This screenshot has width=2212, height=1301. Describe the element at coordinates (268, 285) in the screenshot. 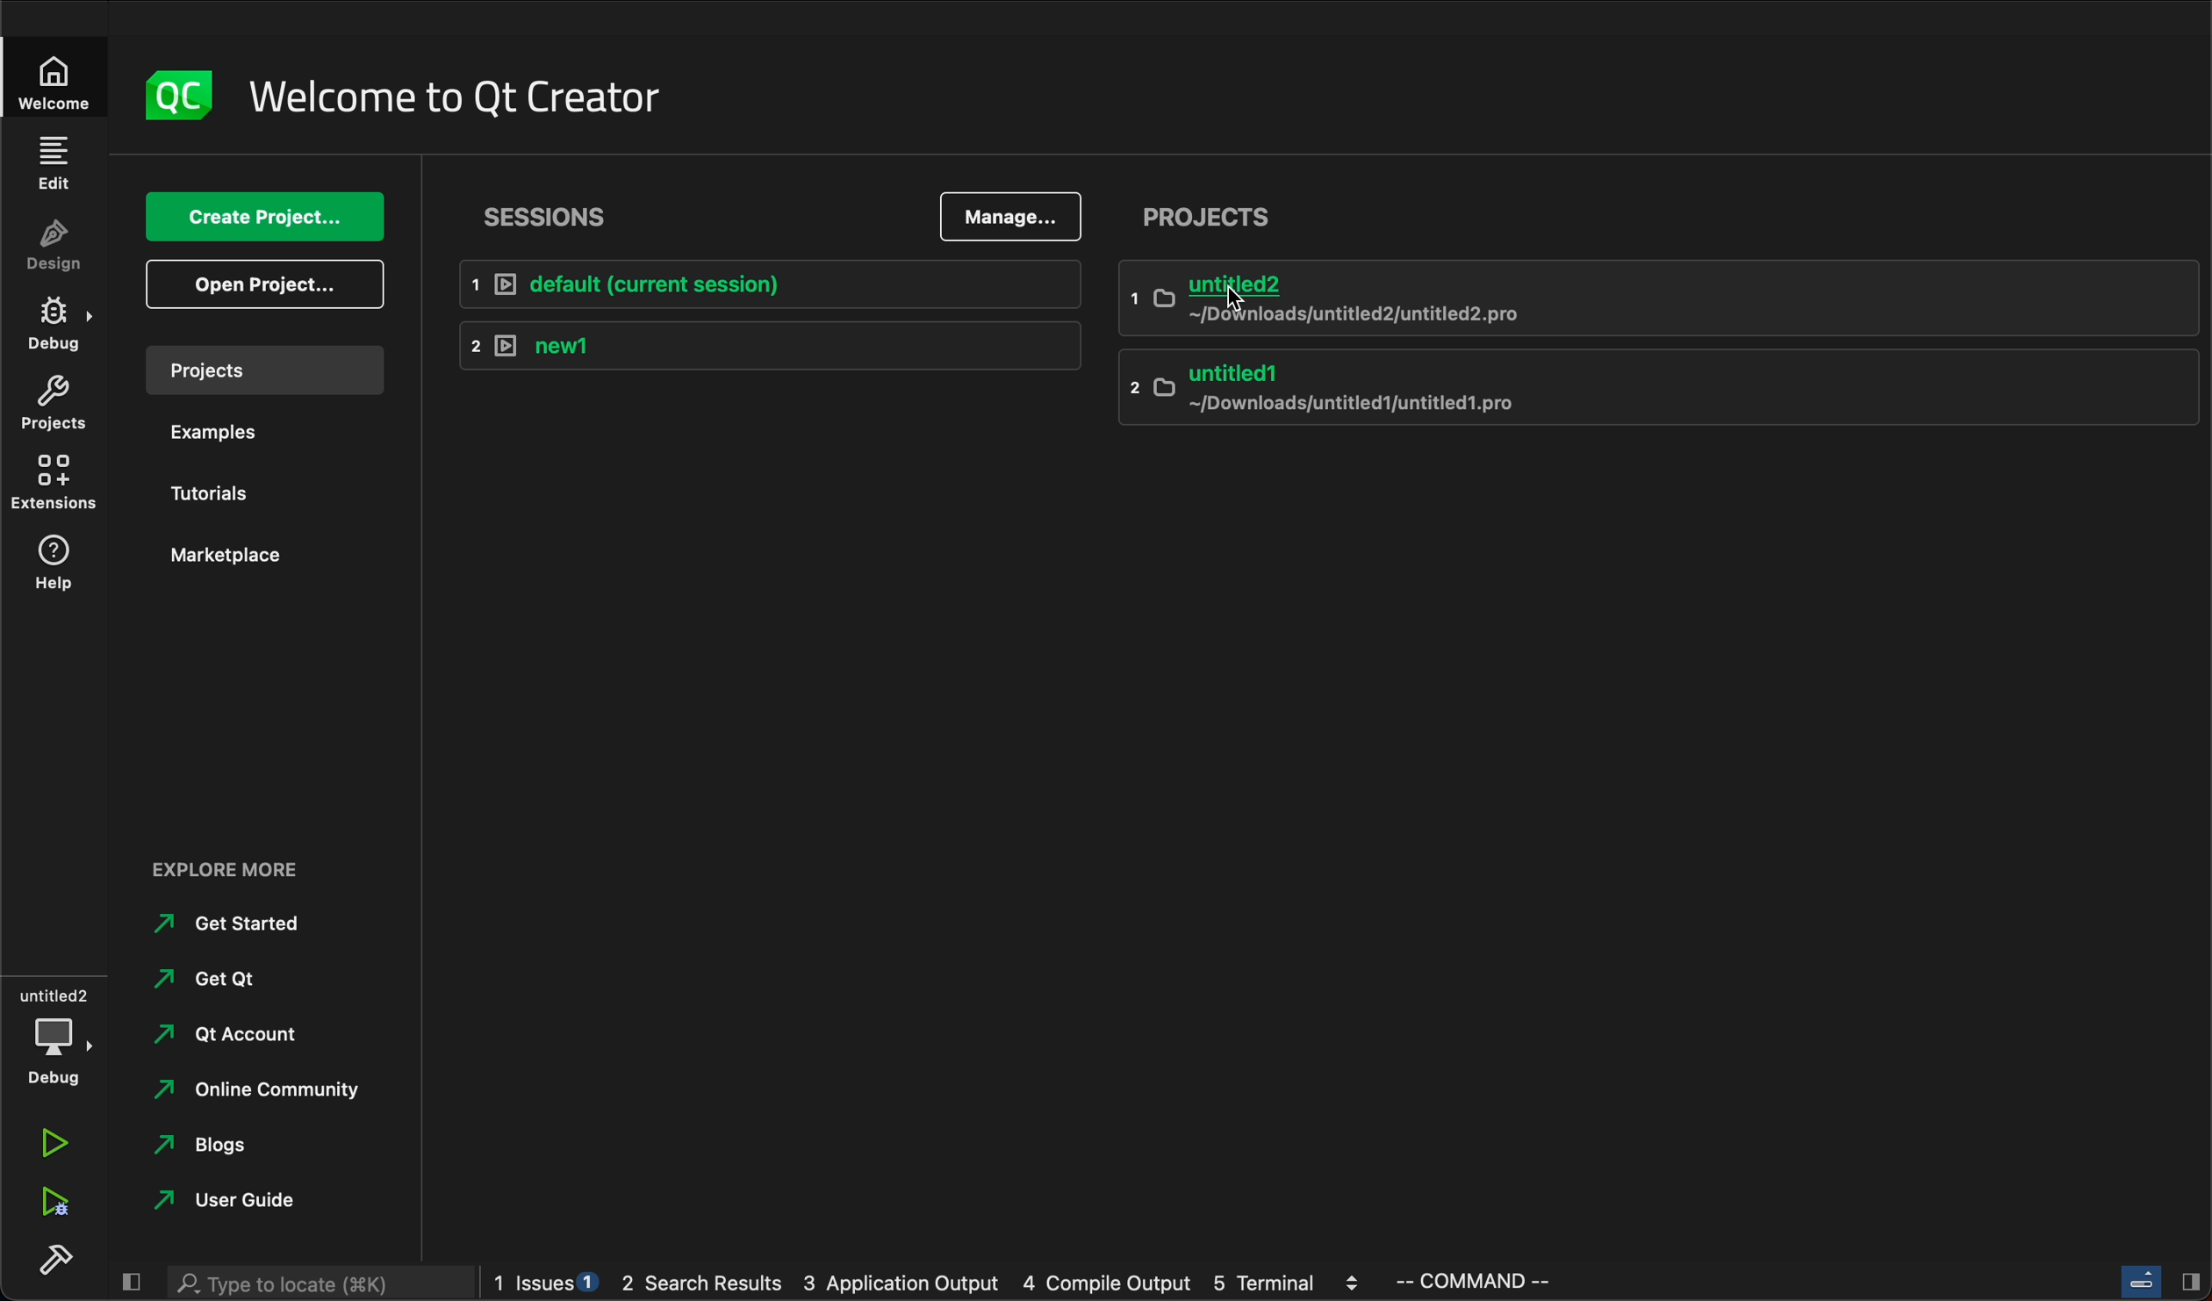

I see `open` at that location.